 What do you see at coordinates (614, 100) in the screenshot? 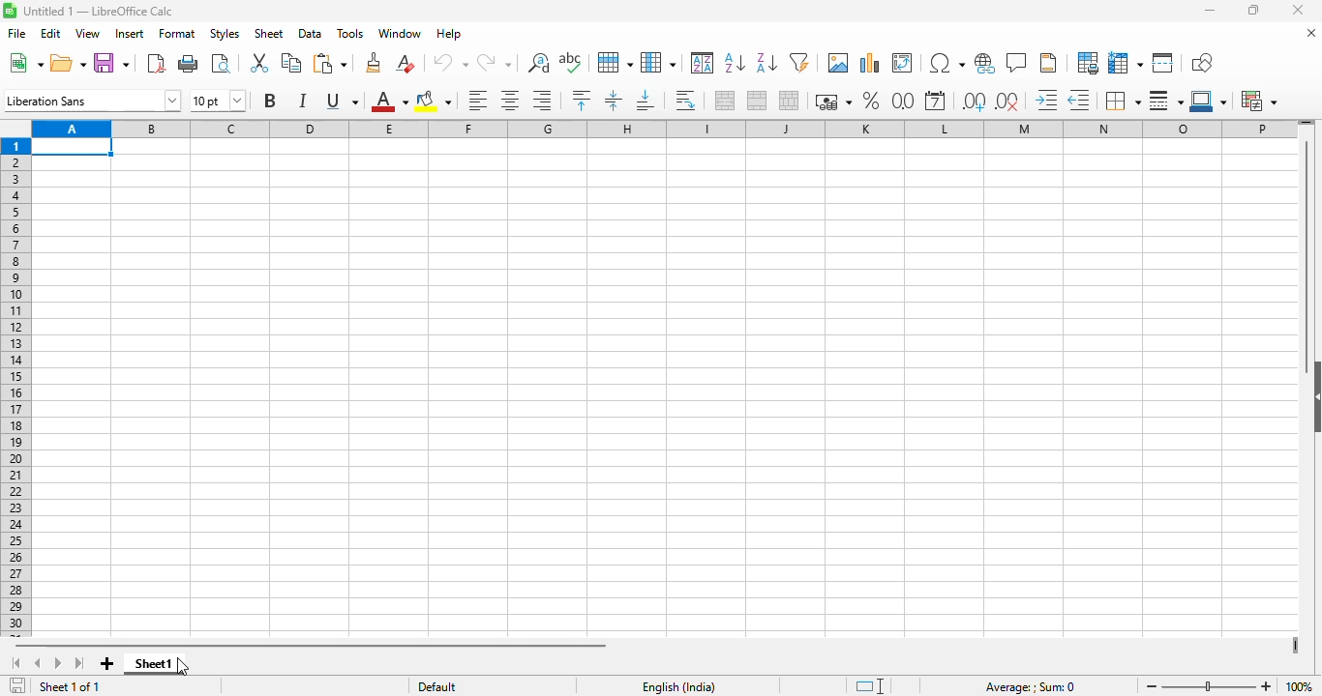
I see `center vertically` at bounding box center [614, 100].